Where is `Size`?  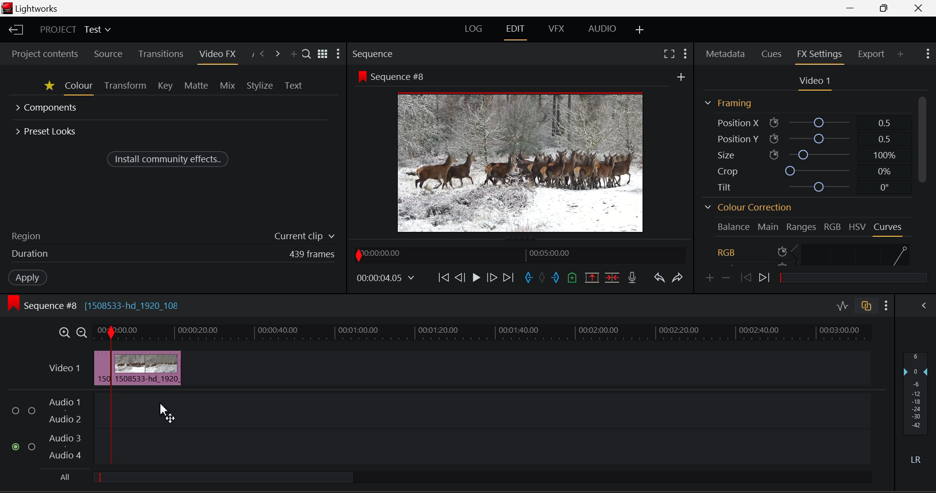 Size is located at coordinates (804, 154).